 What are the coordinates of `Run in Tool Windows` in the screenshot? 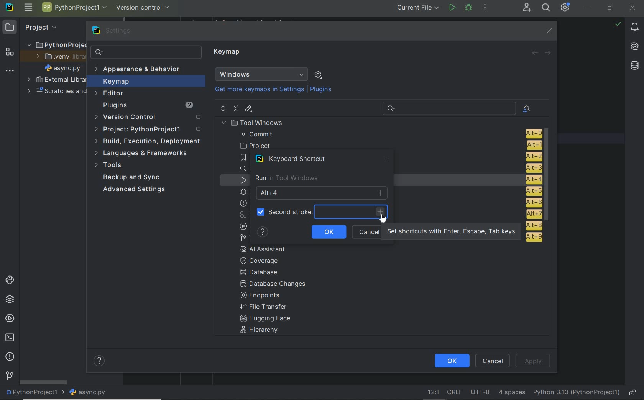 It's located at (286, 178).